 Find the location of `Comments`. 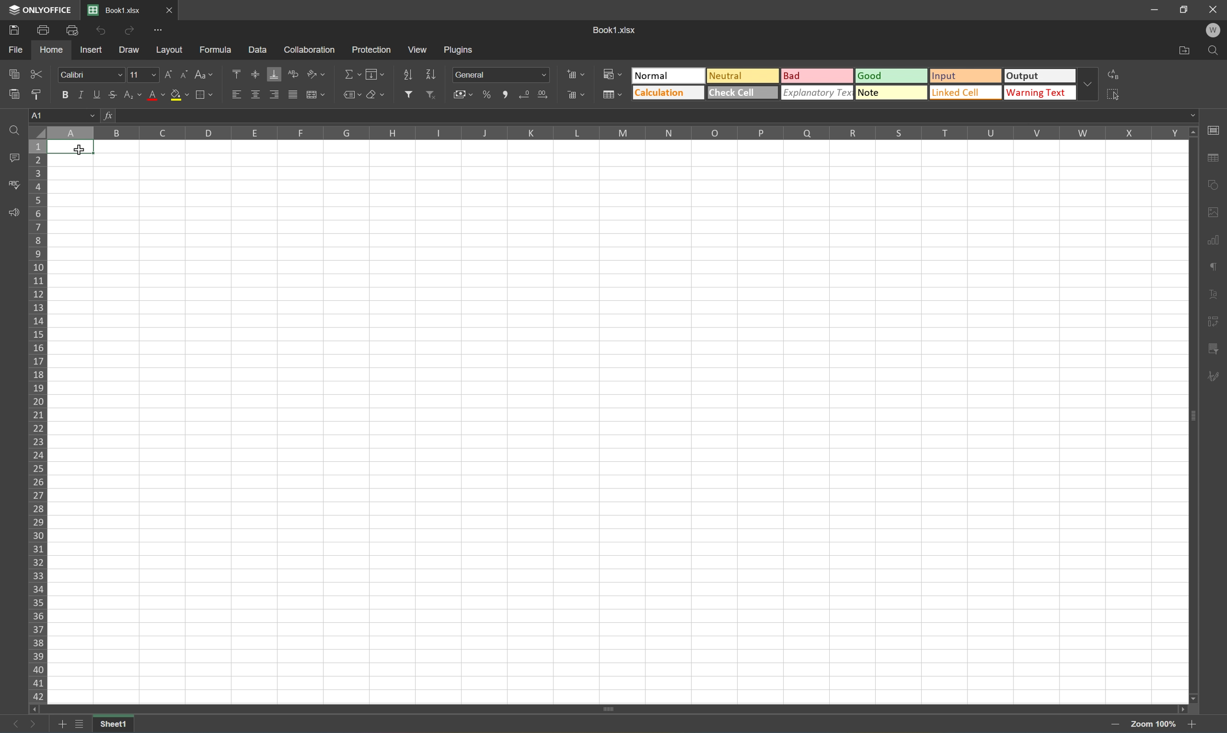

Comments is located at coordinates (14, 157).